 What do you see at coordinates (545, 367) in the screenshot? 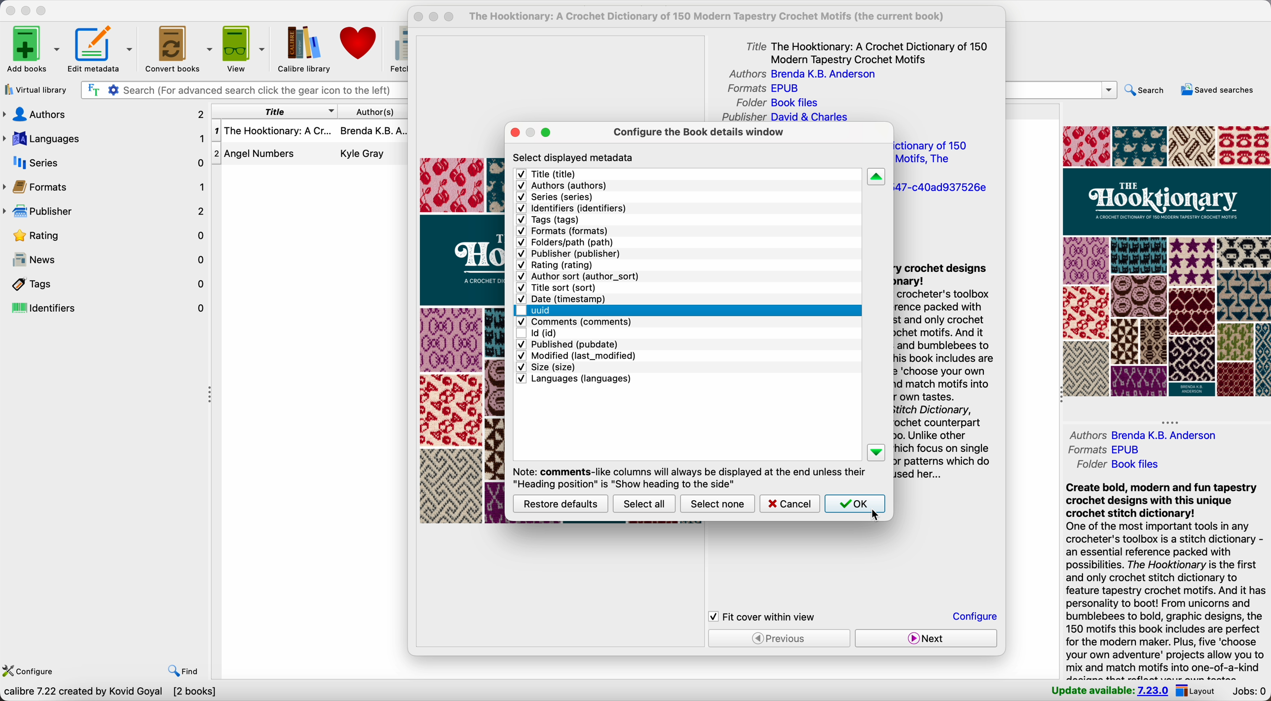
I see `size` at bounding box center [545, 367].